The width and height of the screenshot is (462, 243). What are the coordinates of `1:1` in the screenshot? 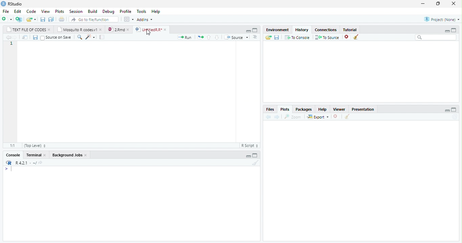 It's located at (8, 145).